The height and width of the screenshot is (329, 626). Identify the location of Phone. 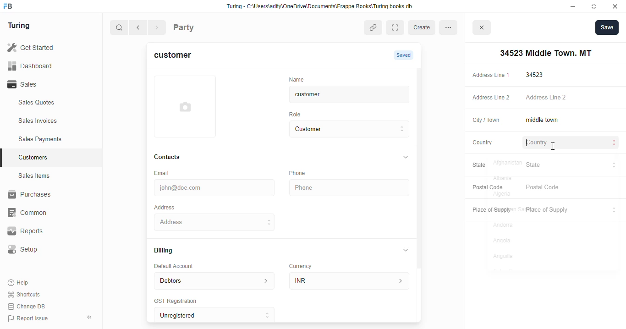
(351, 188).